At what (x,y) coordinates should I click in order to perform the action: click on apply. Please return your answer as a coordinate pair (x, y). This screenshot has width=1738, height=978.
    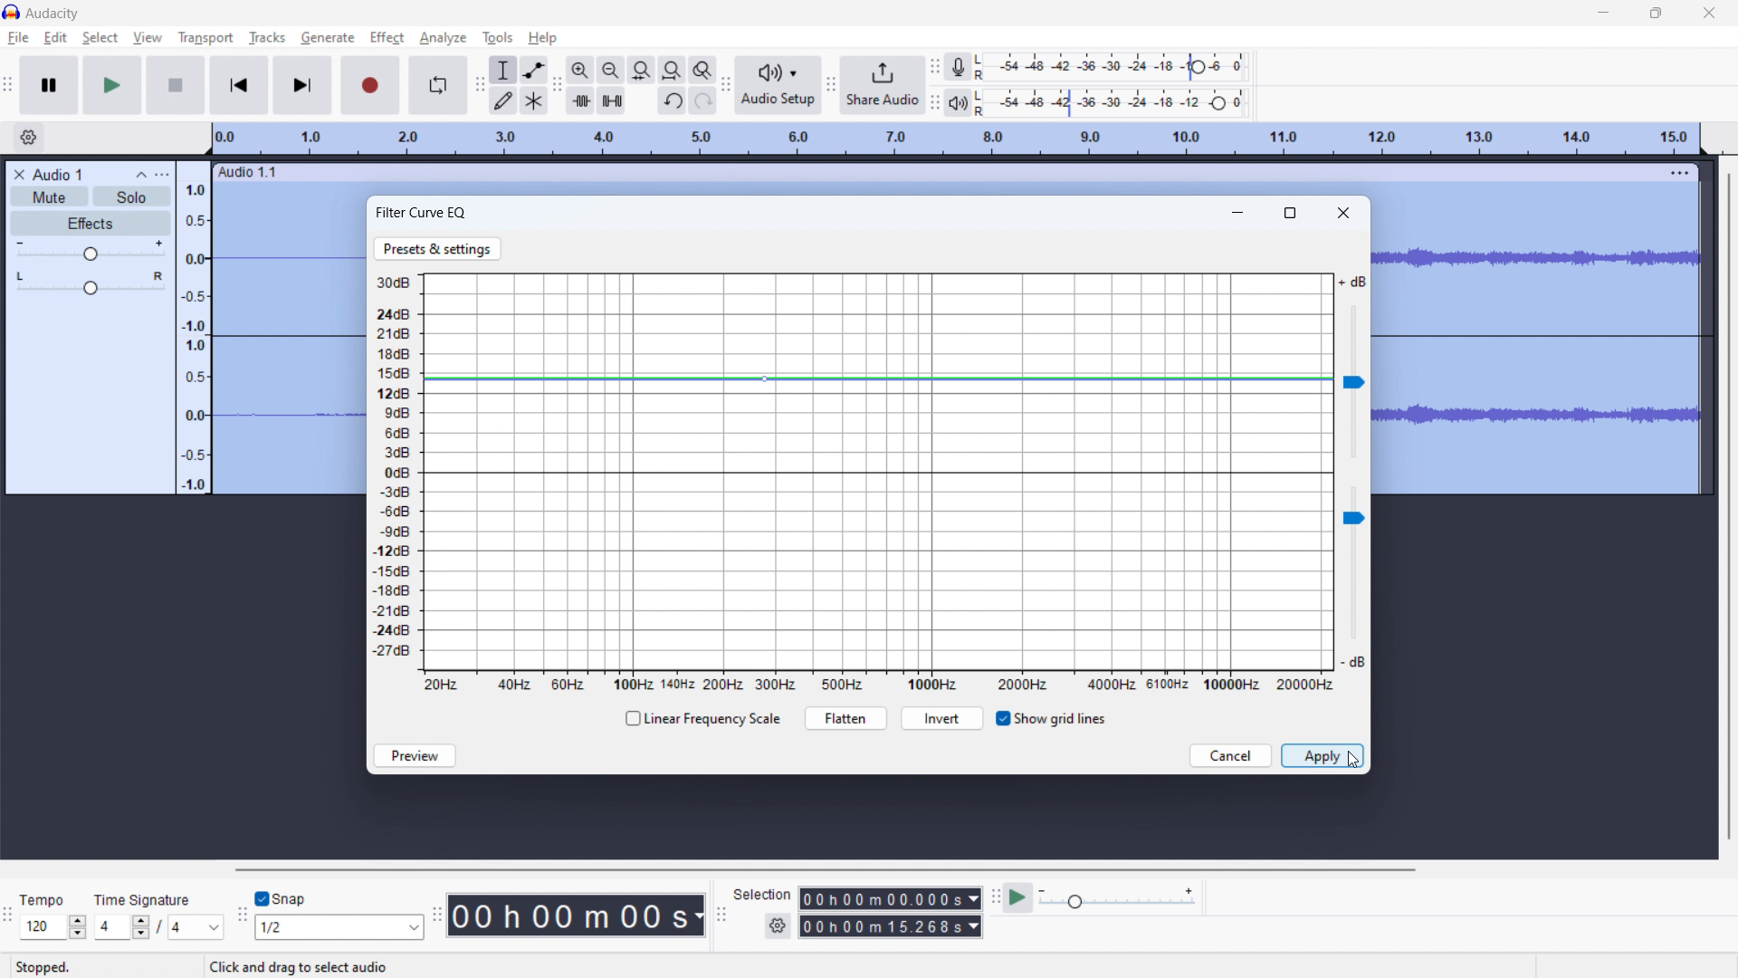
    Looking at the image, I should click on (1322, 755).